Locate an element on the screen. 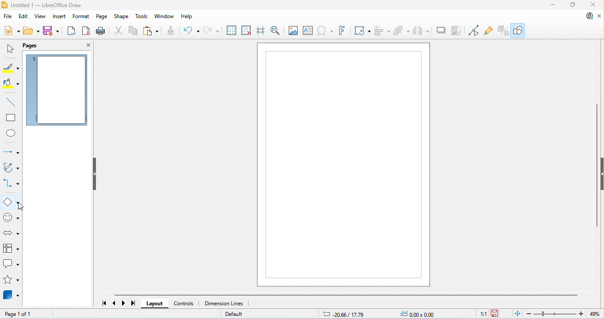  first page is located at coordinates (105, 302).